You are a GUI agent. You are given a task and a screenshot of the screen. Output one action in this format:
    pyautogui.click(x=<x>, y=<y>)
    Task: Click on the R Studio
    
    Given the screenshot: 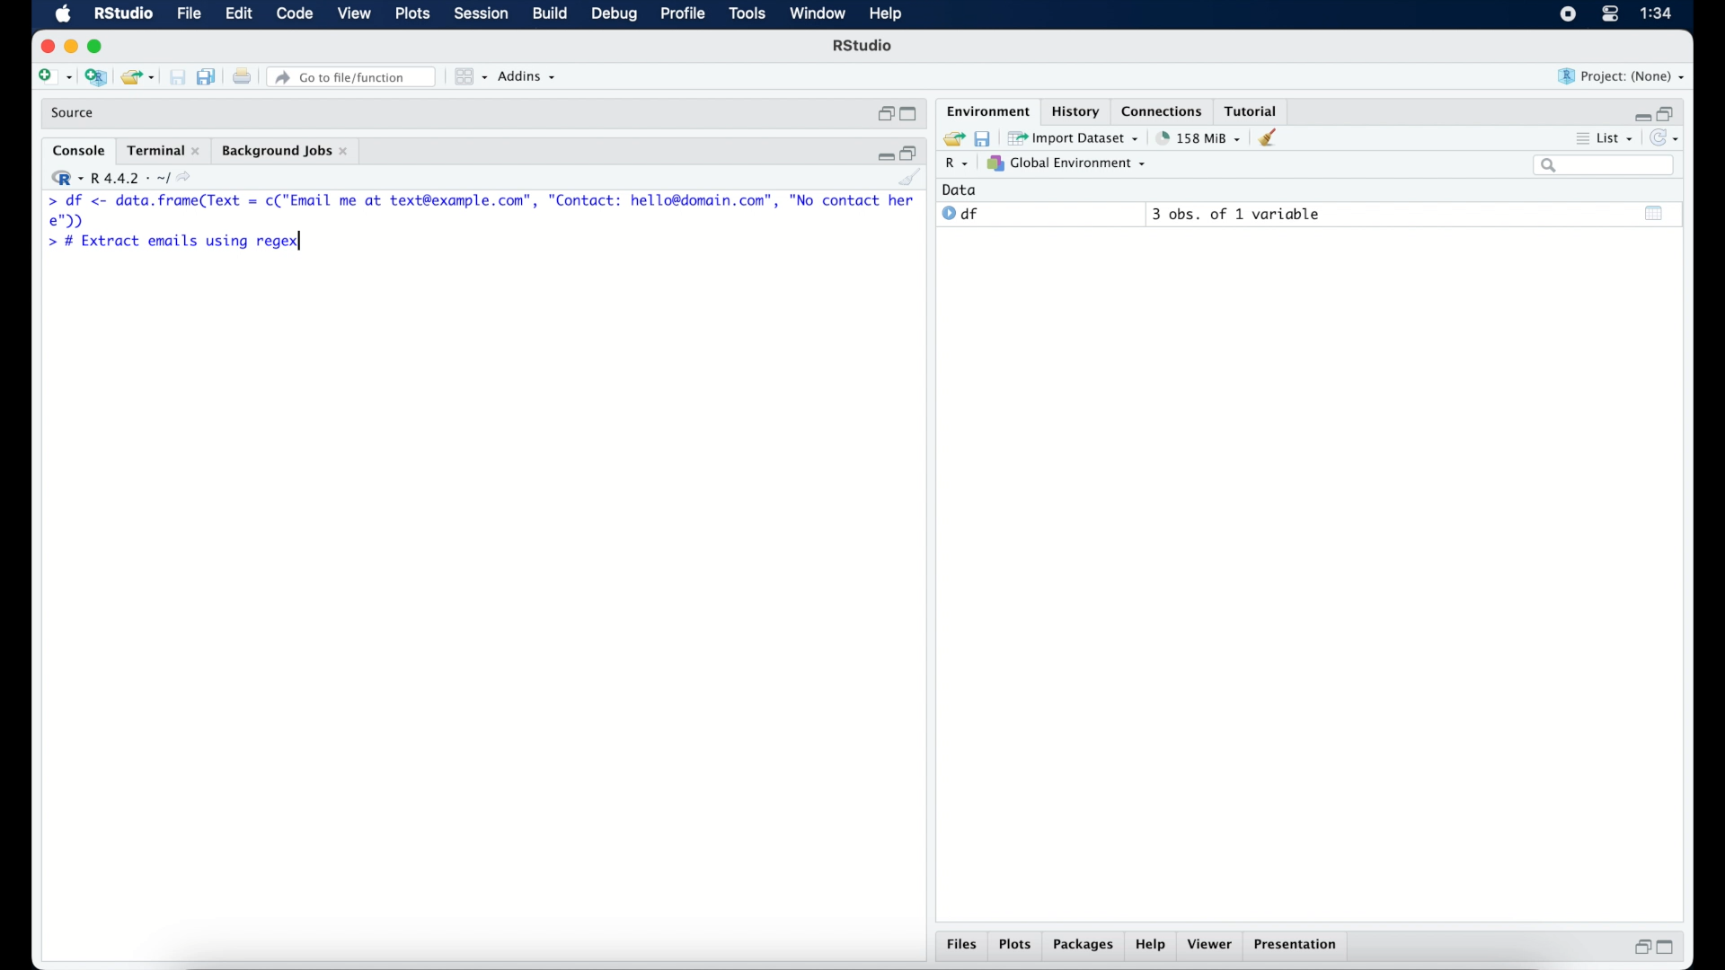 What is the action you would take?
    pyautogui.click(x=864, y=48)
    